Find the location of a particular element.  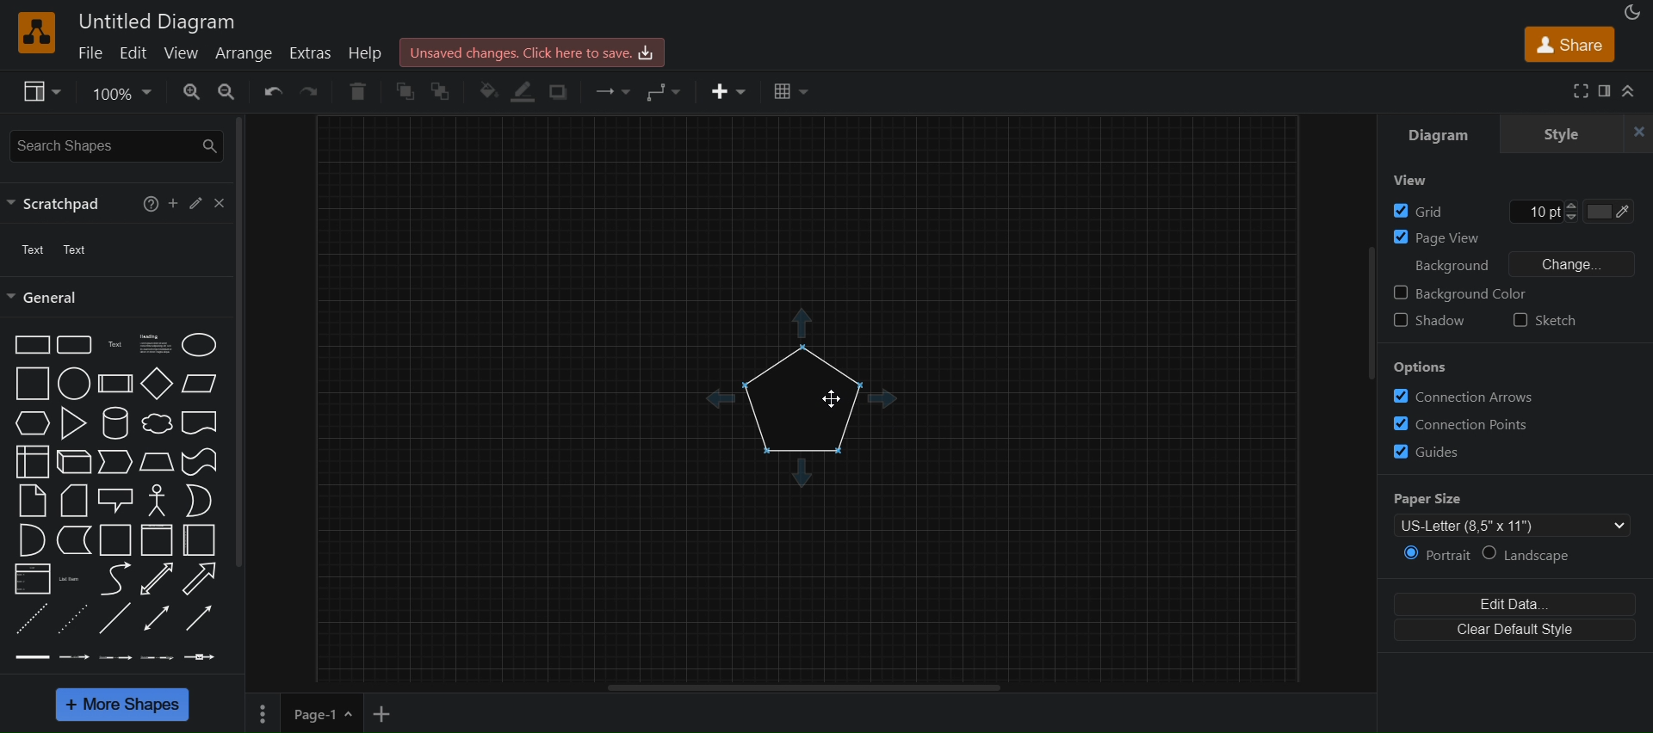

Connector with labels is located at coordinates (73, 657).